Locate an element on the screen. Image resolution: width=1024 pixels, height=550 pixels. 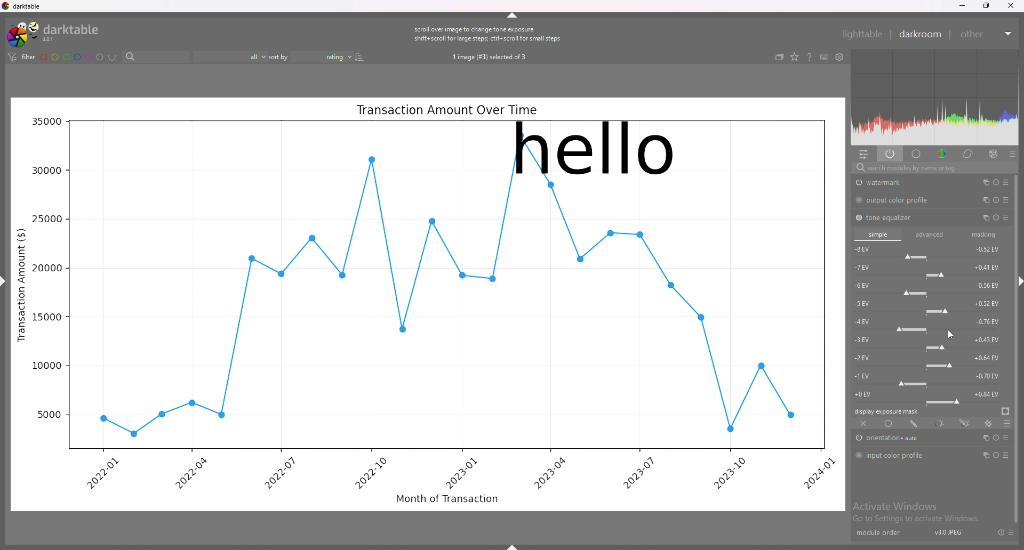
2024-01 is located at coordinates (818, 473).